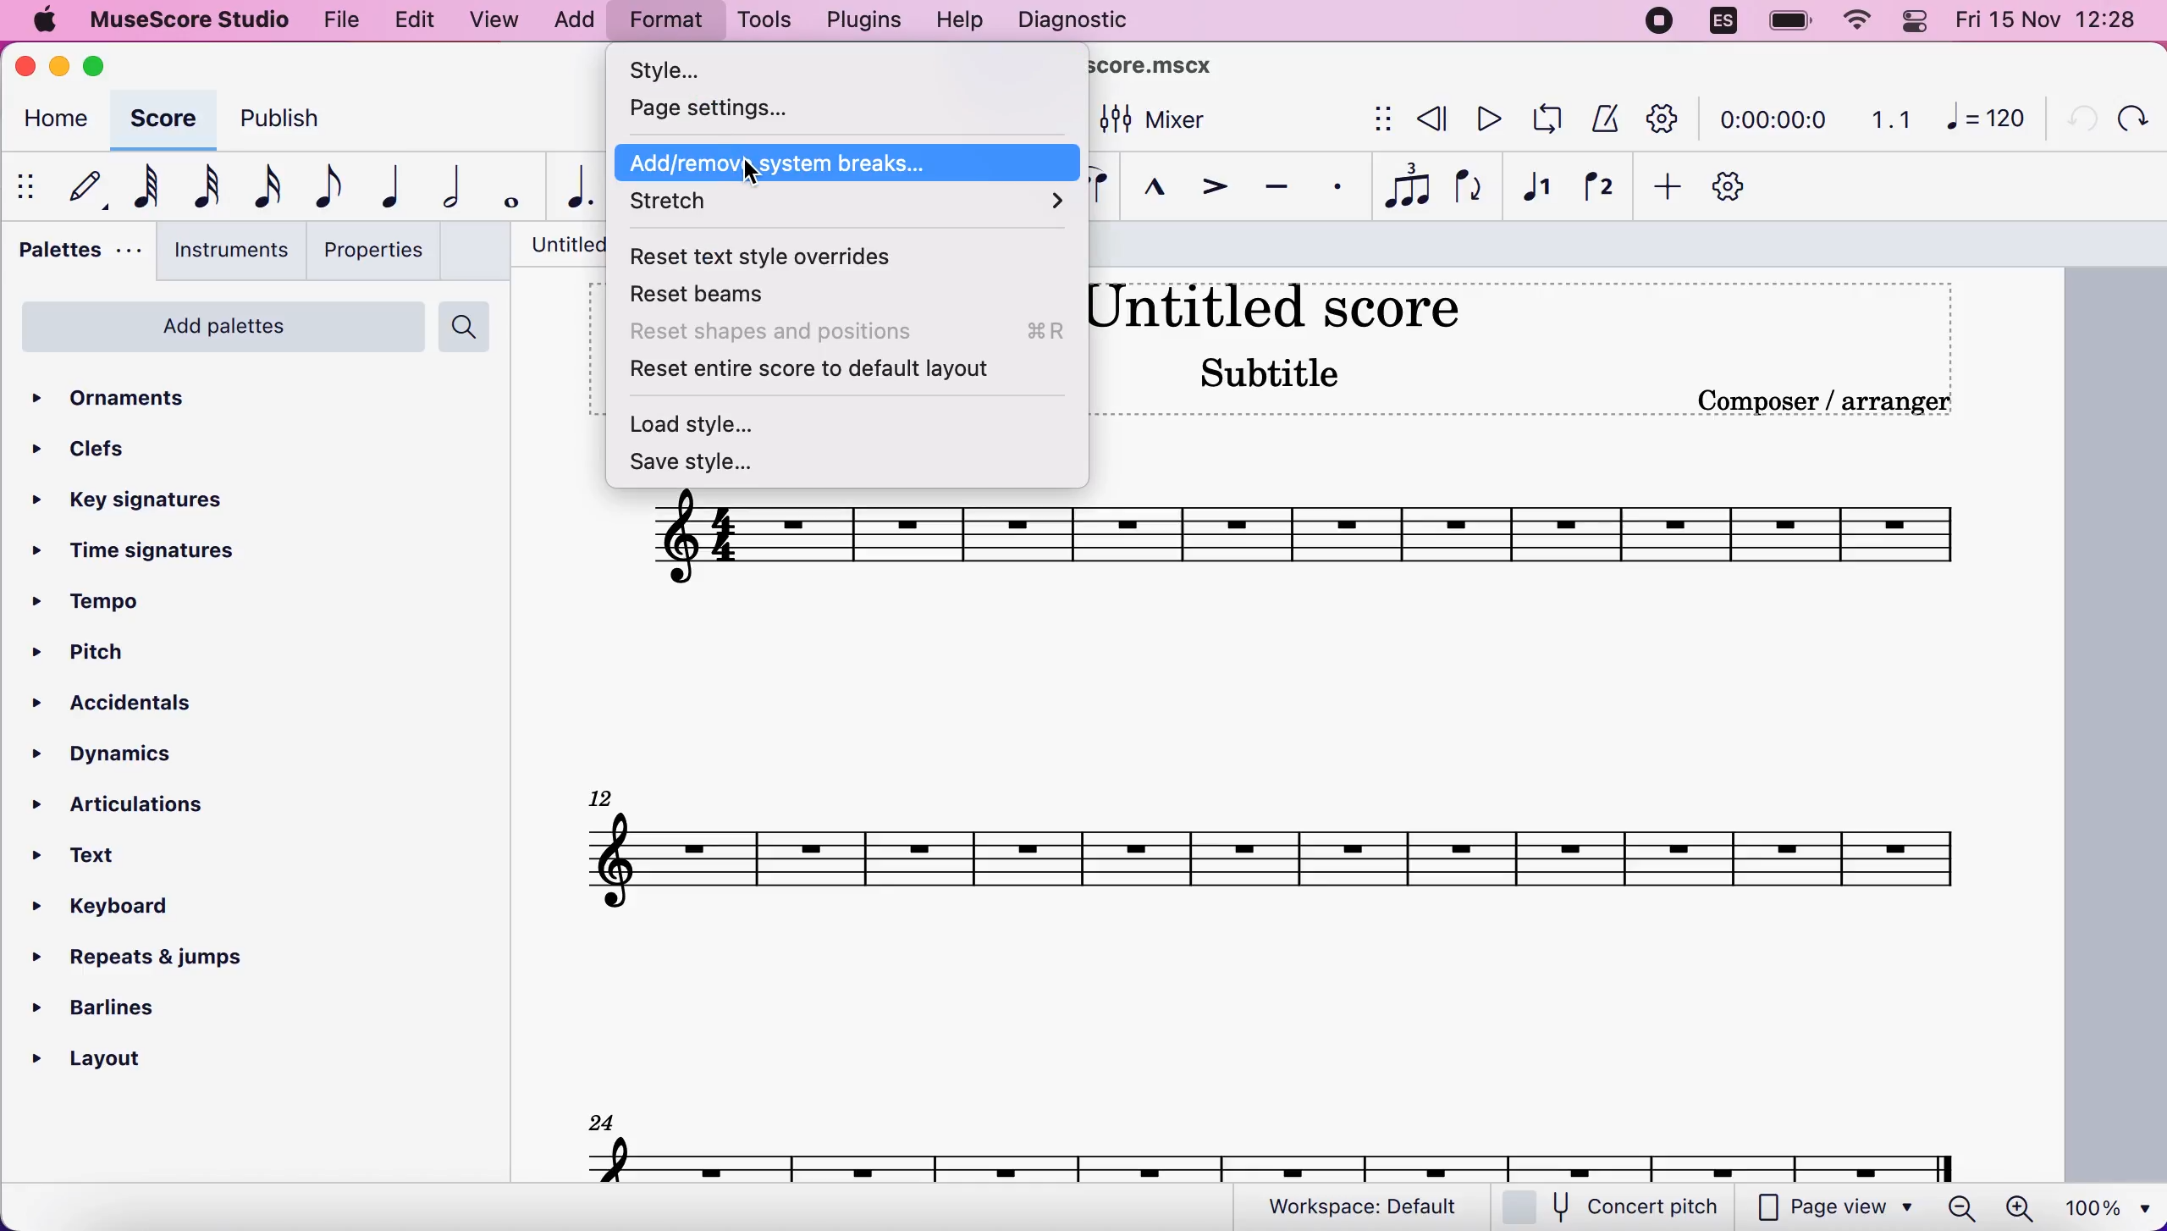 The height and width of the screenshot is (1231, 2167). What do you see at coordinates (1154, 121) in the screenshot?
I see `mixer` at bounding box center [1154, 121].